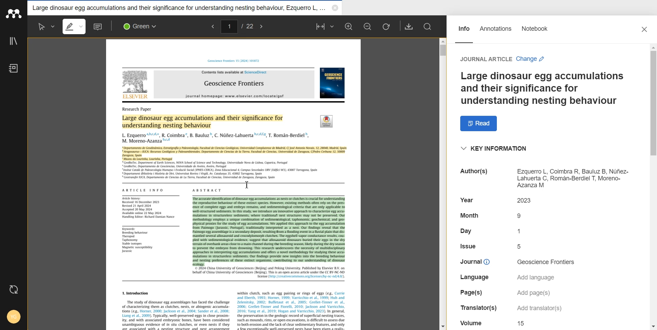  I want to click on Annotations, so click(496, 32).